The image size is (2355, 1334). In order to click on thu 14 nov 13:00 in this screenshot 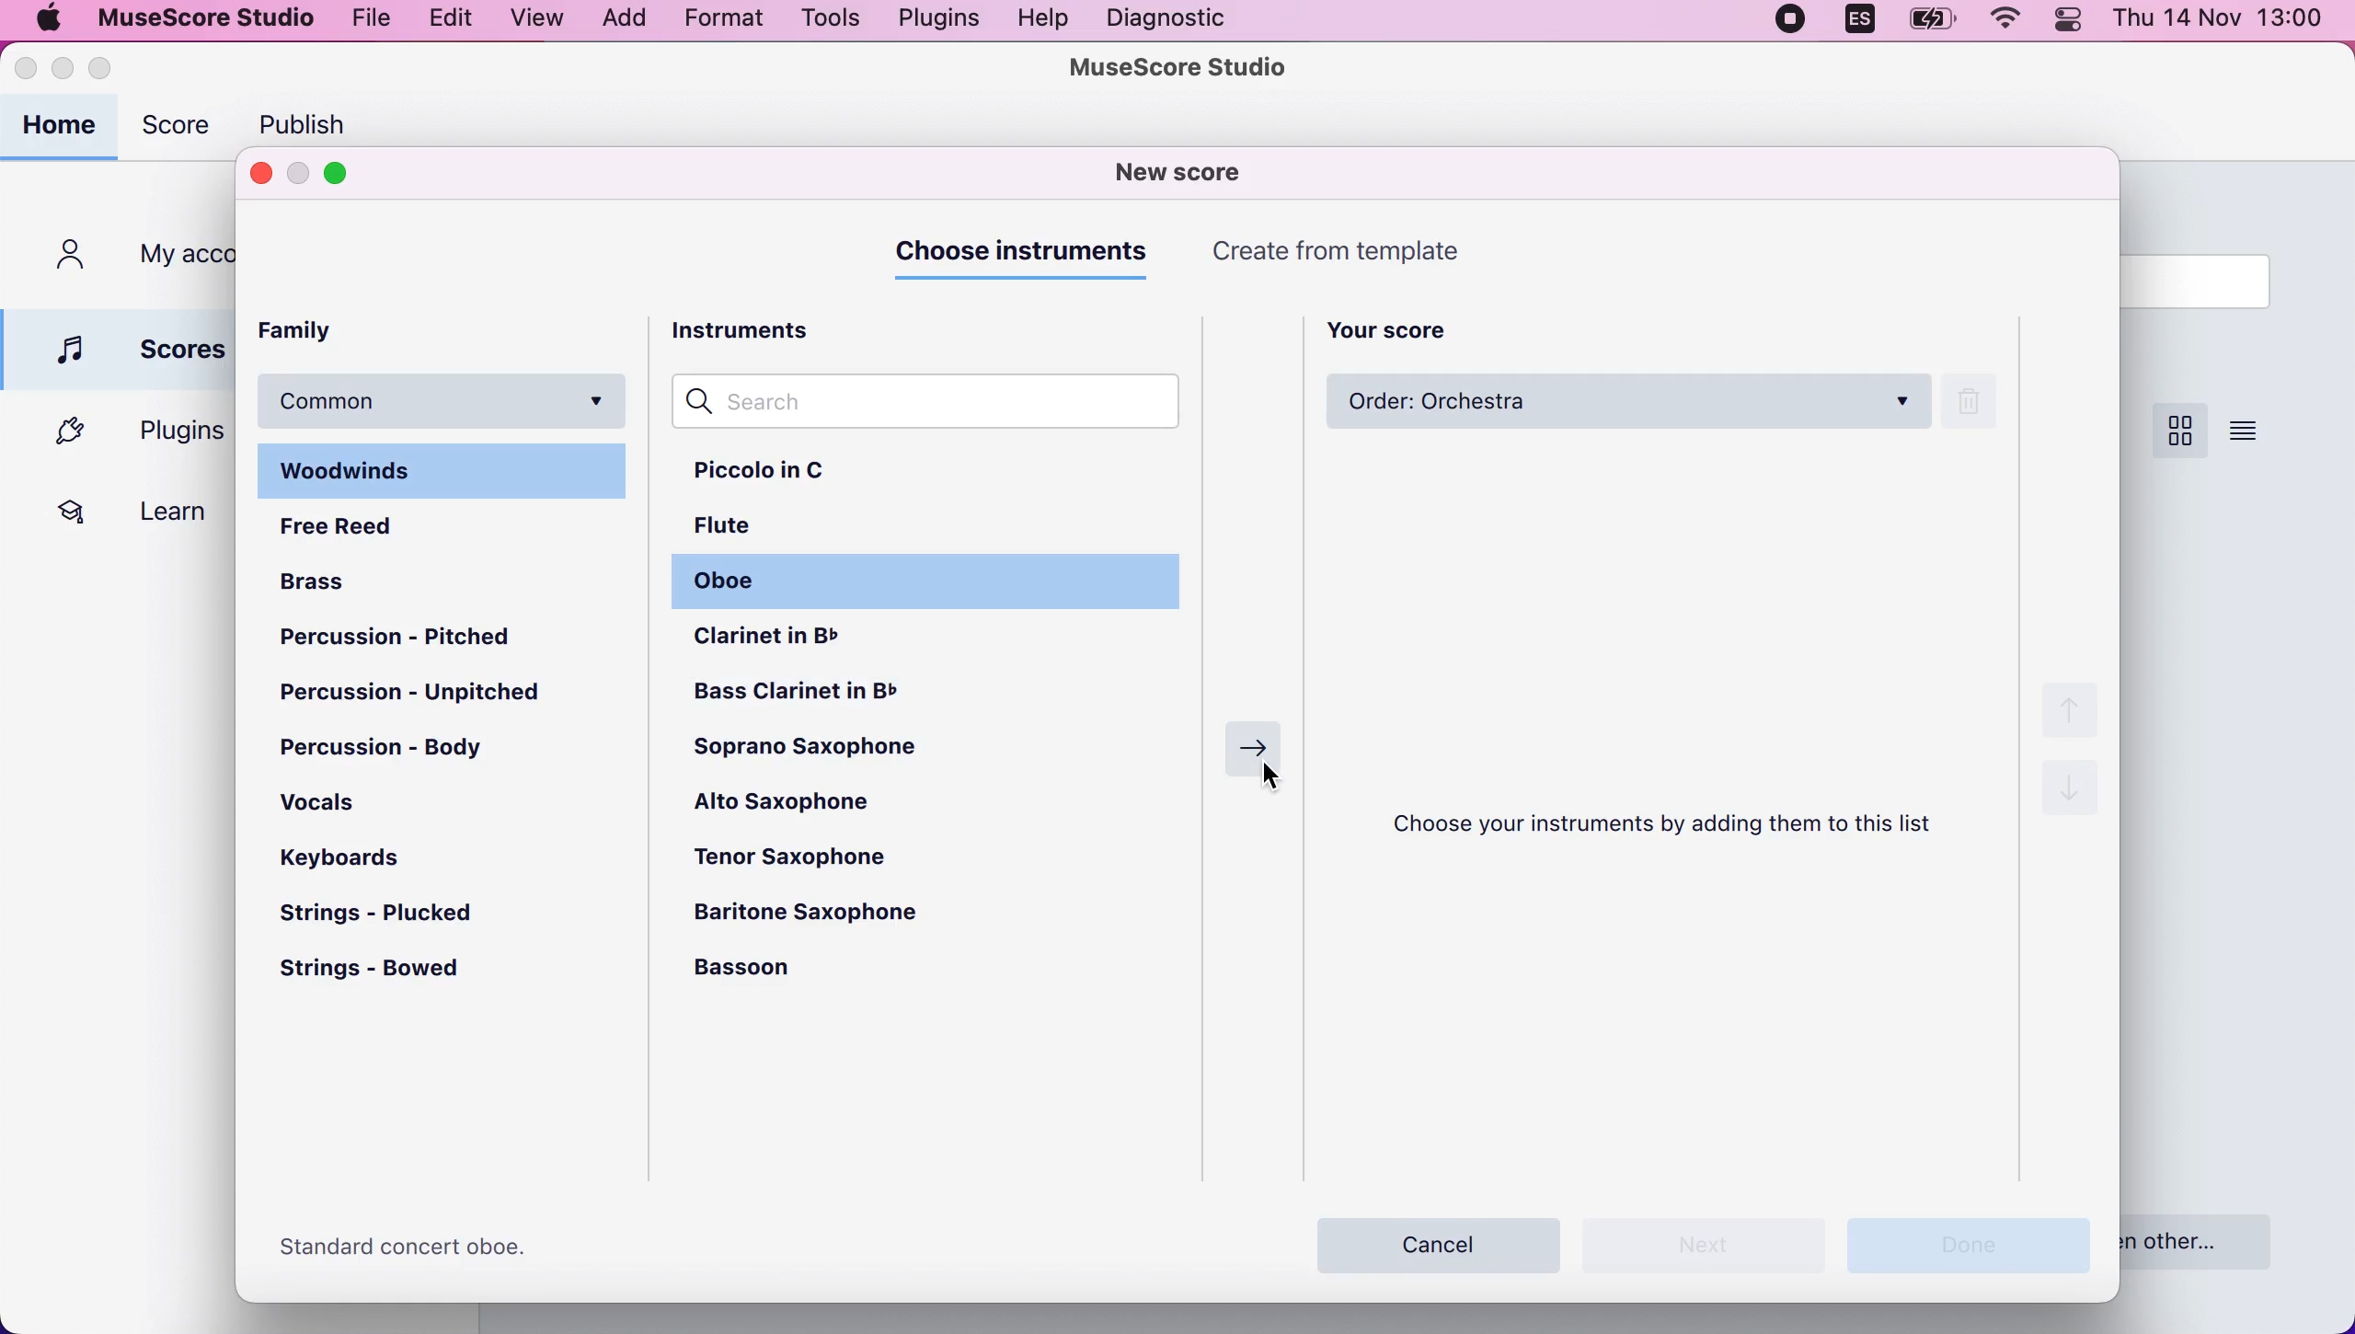, I will do `click(2221, 21)`.